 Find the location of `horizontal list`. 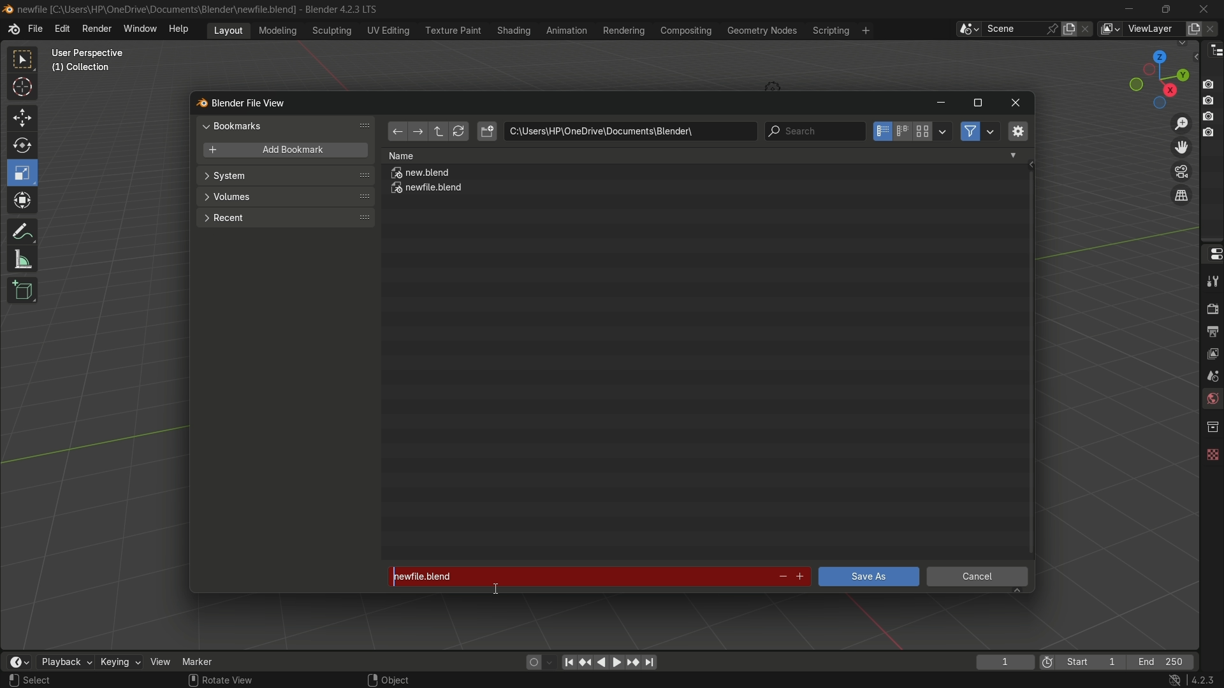

horizontal list is located at coordinates (902, 131).